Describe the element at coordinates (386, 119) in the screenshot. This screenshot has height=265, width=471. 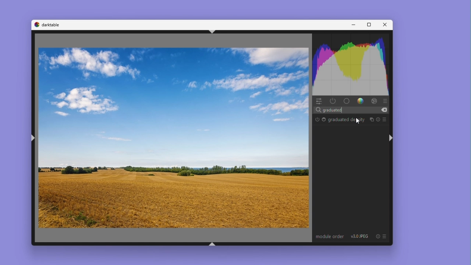
I see `preset` at that location.